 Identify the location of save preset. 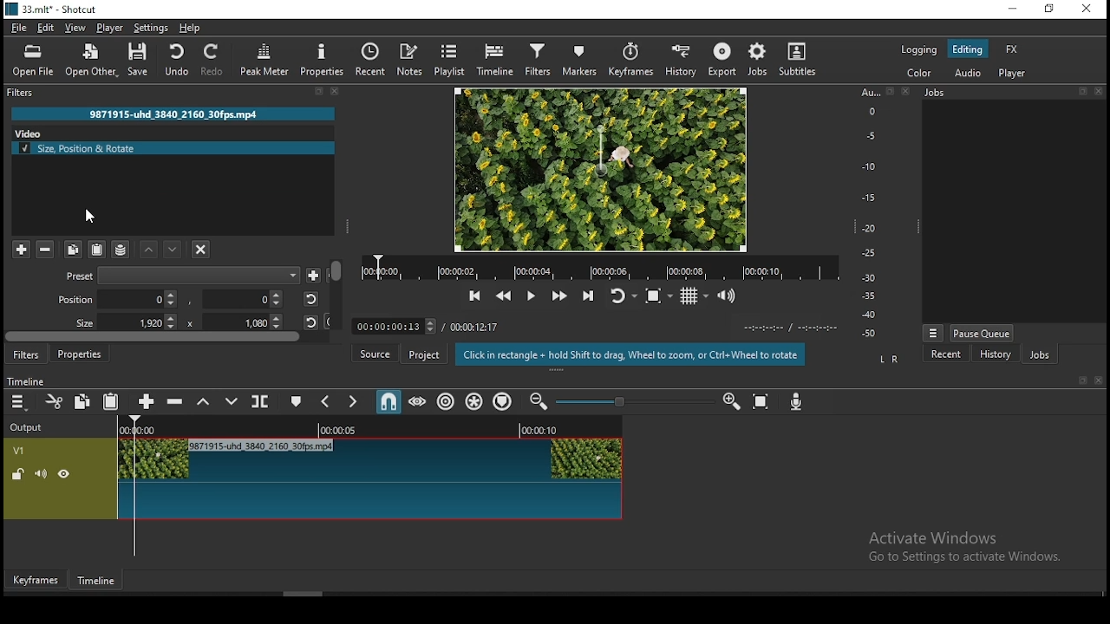
(313, 273).